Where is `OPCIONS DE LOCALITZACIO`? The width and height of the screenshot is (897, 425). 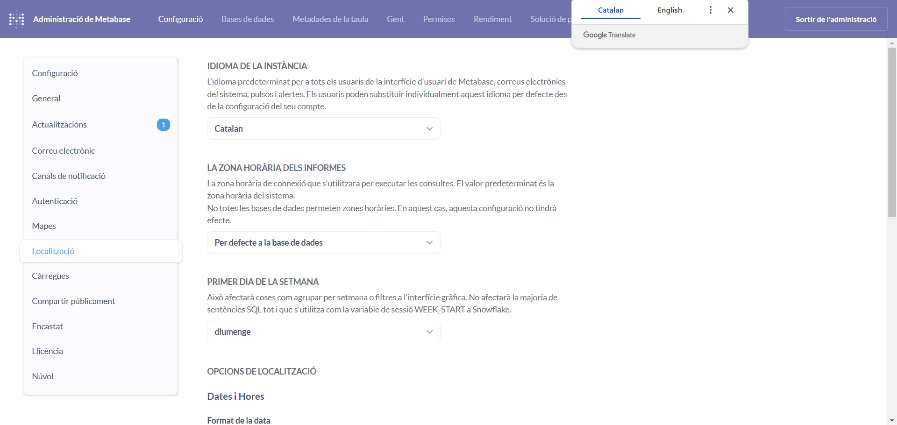
OPCIONS DE LOCALITZACIO is located at coordinates (264, 372).